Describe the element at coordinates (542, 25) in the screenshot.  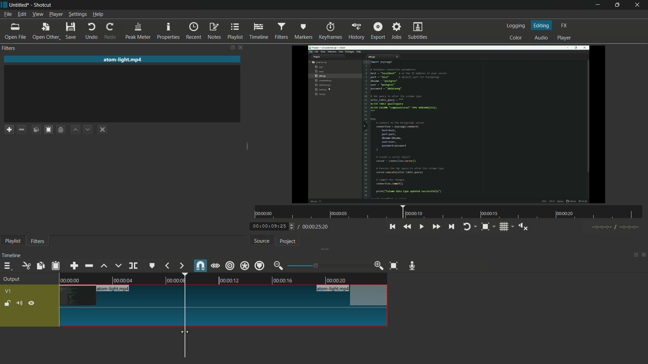
I see `editing` at that location.